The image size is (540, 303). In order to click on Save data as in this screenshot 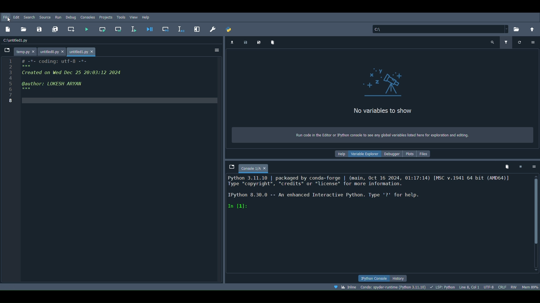, I will do `click(260, 41)`.